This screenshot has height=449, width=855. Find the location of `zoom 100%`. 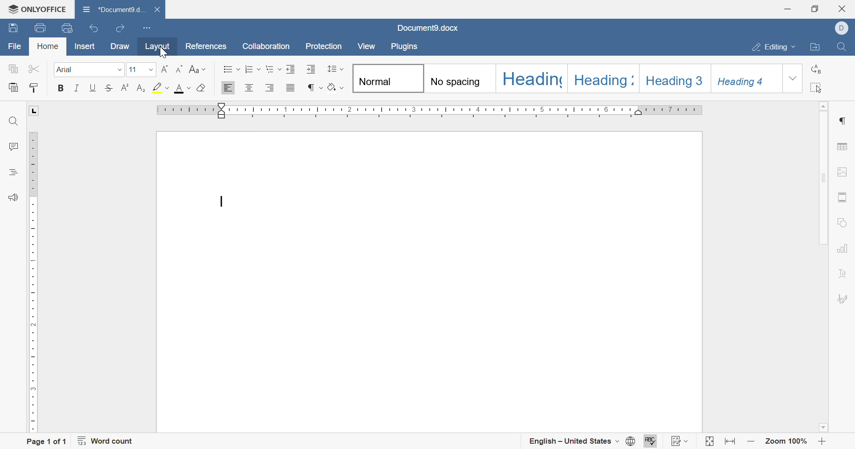

zoom 100% is located at coordinates (787, 443).